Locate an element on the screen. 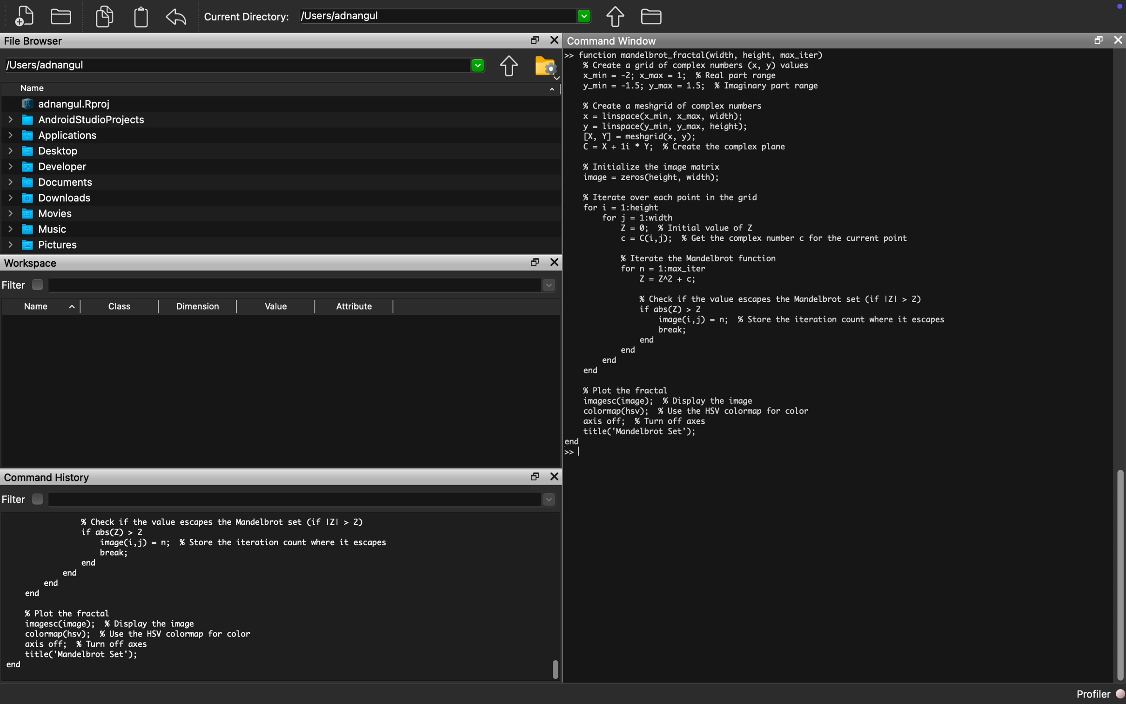 The image size is (1126, 704). Attribute is located at coordinates (355, 306).